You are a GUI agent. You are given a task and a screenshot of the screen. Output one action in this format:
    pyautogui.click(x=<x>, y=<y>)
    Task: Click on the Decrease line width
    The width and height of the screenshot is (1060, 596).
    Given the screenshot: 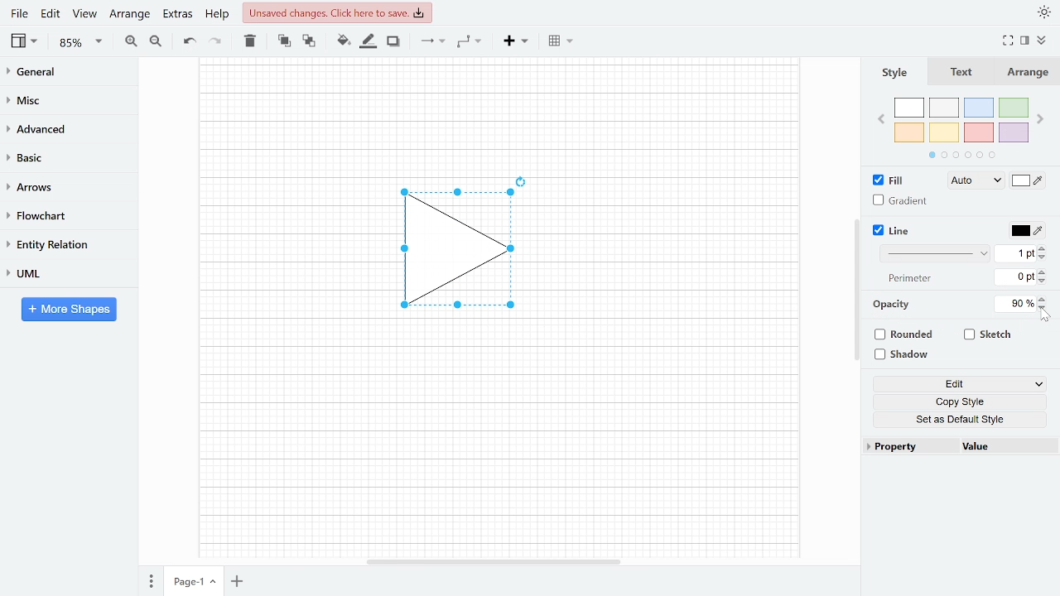 What is the action you would take?
    pyautogui.click(x=1044, y=257)
    